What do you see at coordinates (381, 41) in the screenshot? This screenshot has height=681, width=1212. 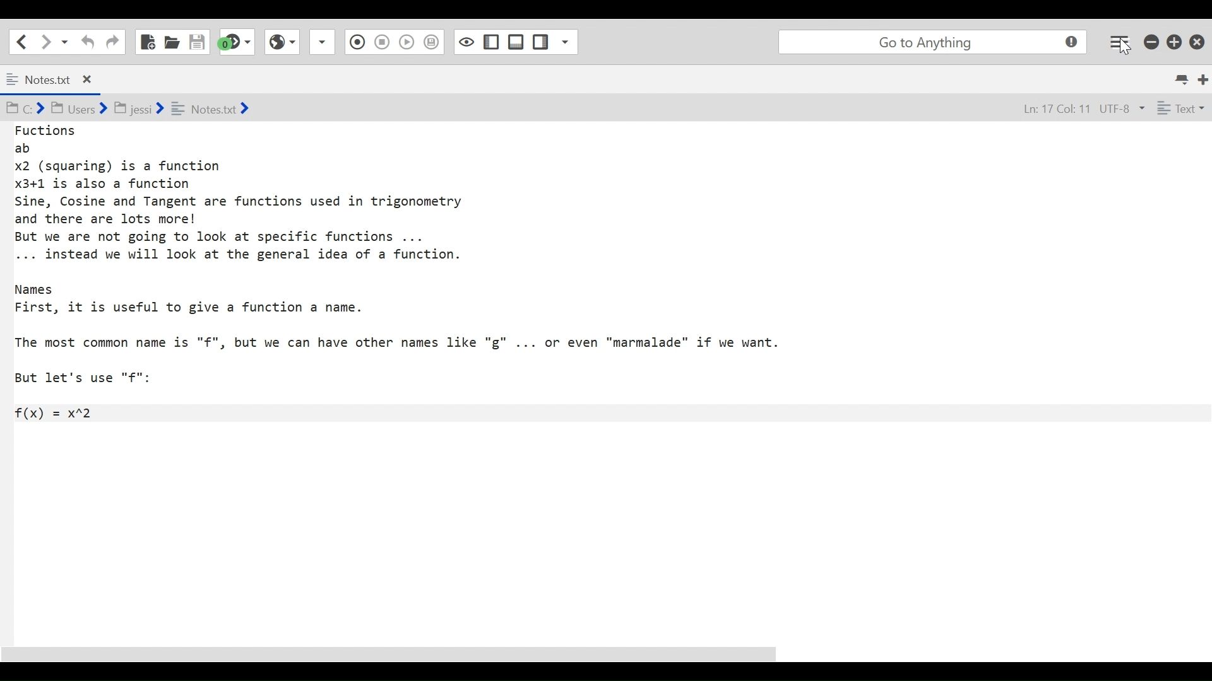 I see `View in Browser` at bounding box center [381, 41].